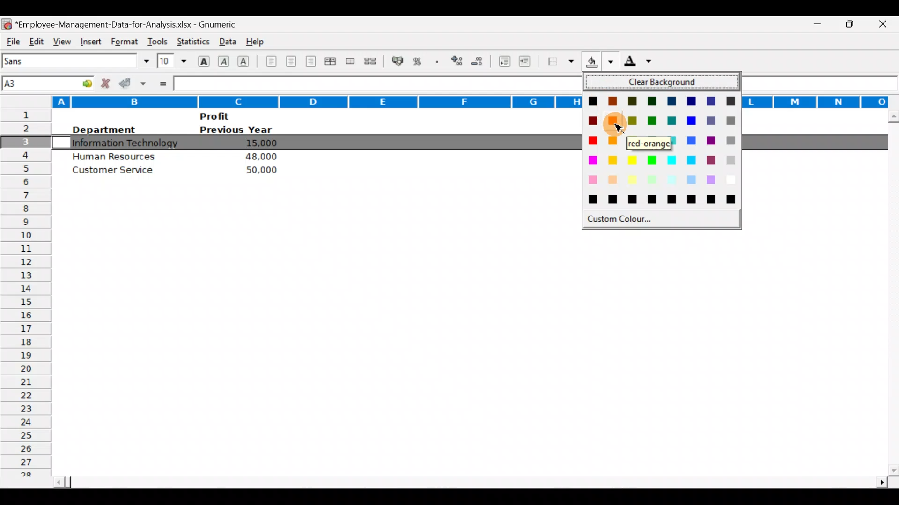 The width and height of the screenshot is (899, 505). What do you see at coordinates (36, 40) in the screenshot?
I see `Edit` at bounding box center [36, 40].